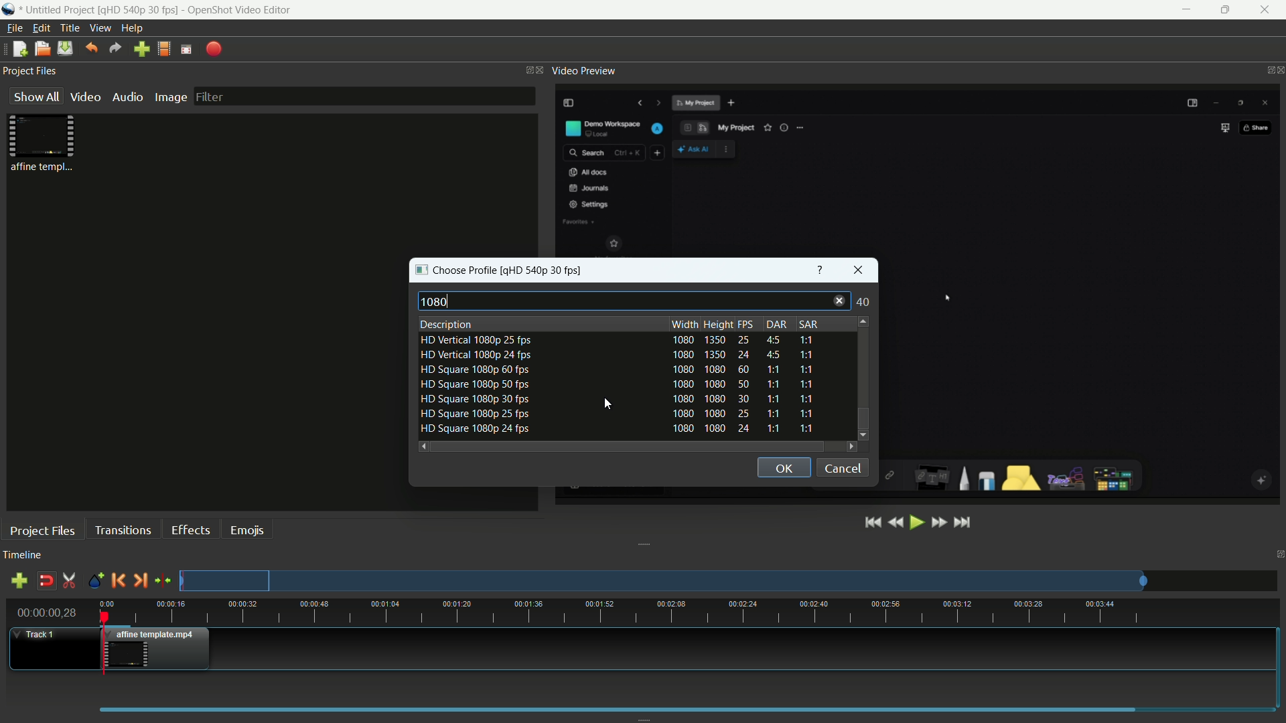  What do you see at coordinates (58, 10) in the screenshot?
I see `project name` at bounding box center [58, 10].